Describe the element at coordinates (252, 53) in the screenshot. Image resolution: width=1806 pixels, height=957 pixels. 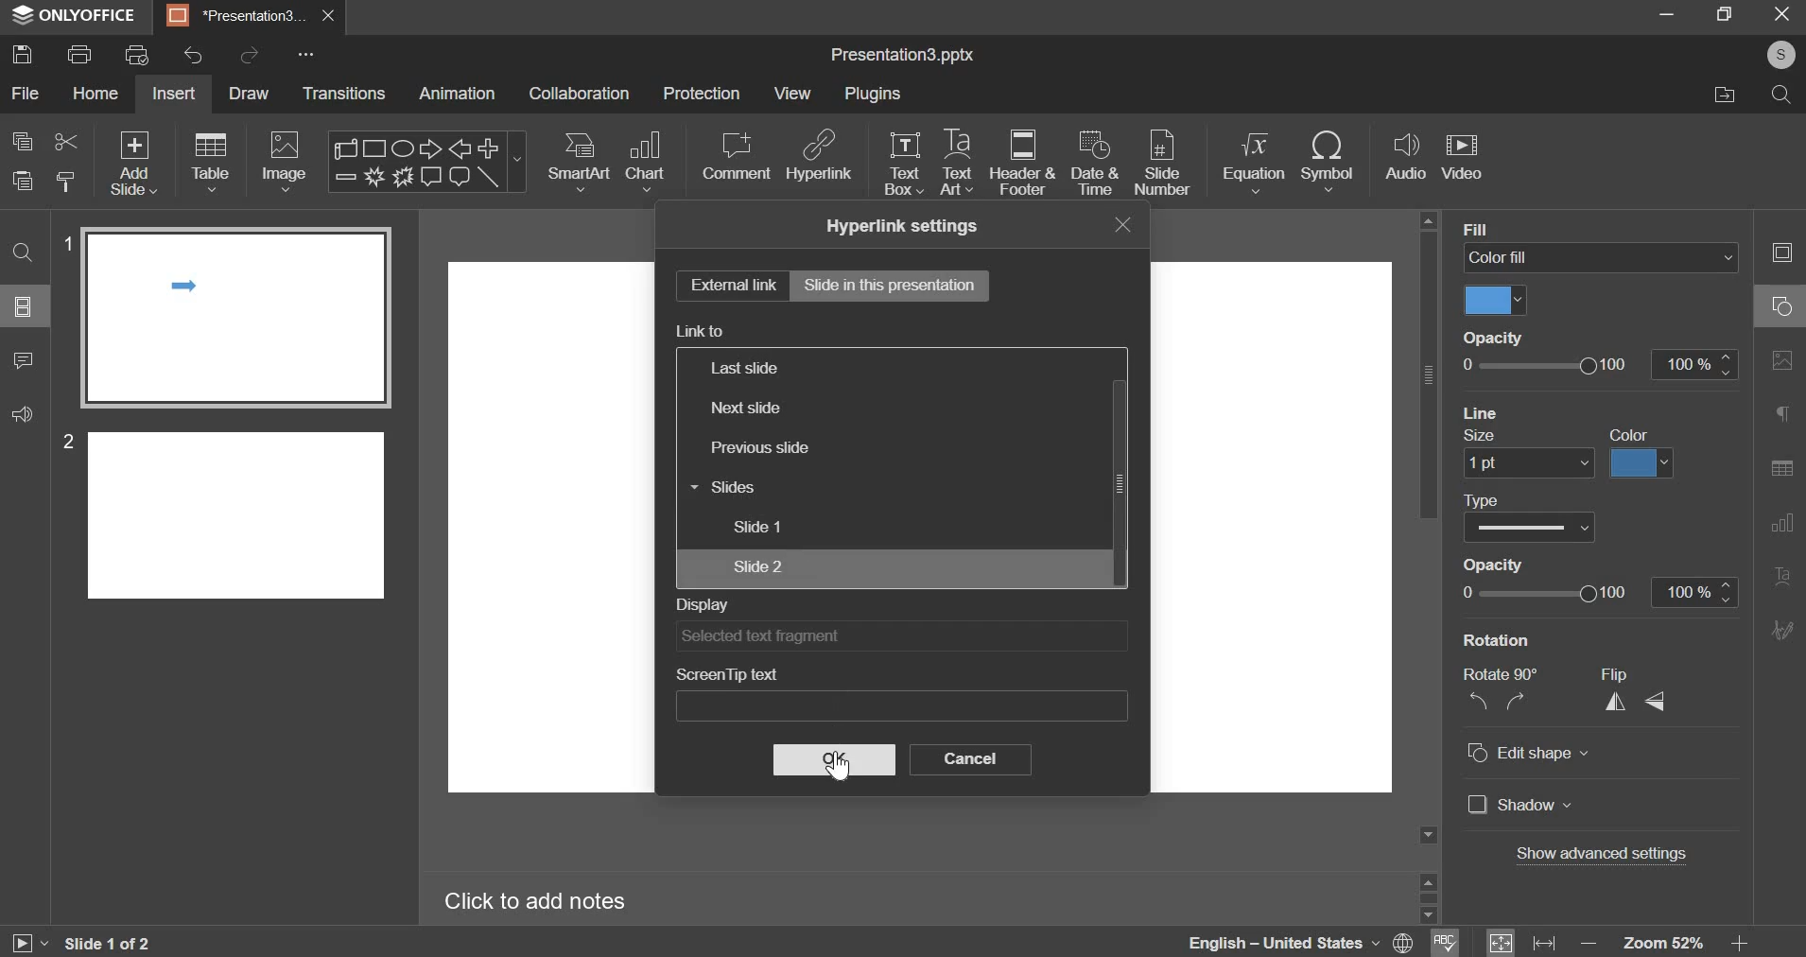
I see `redo` at that location.